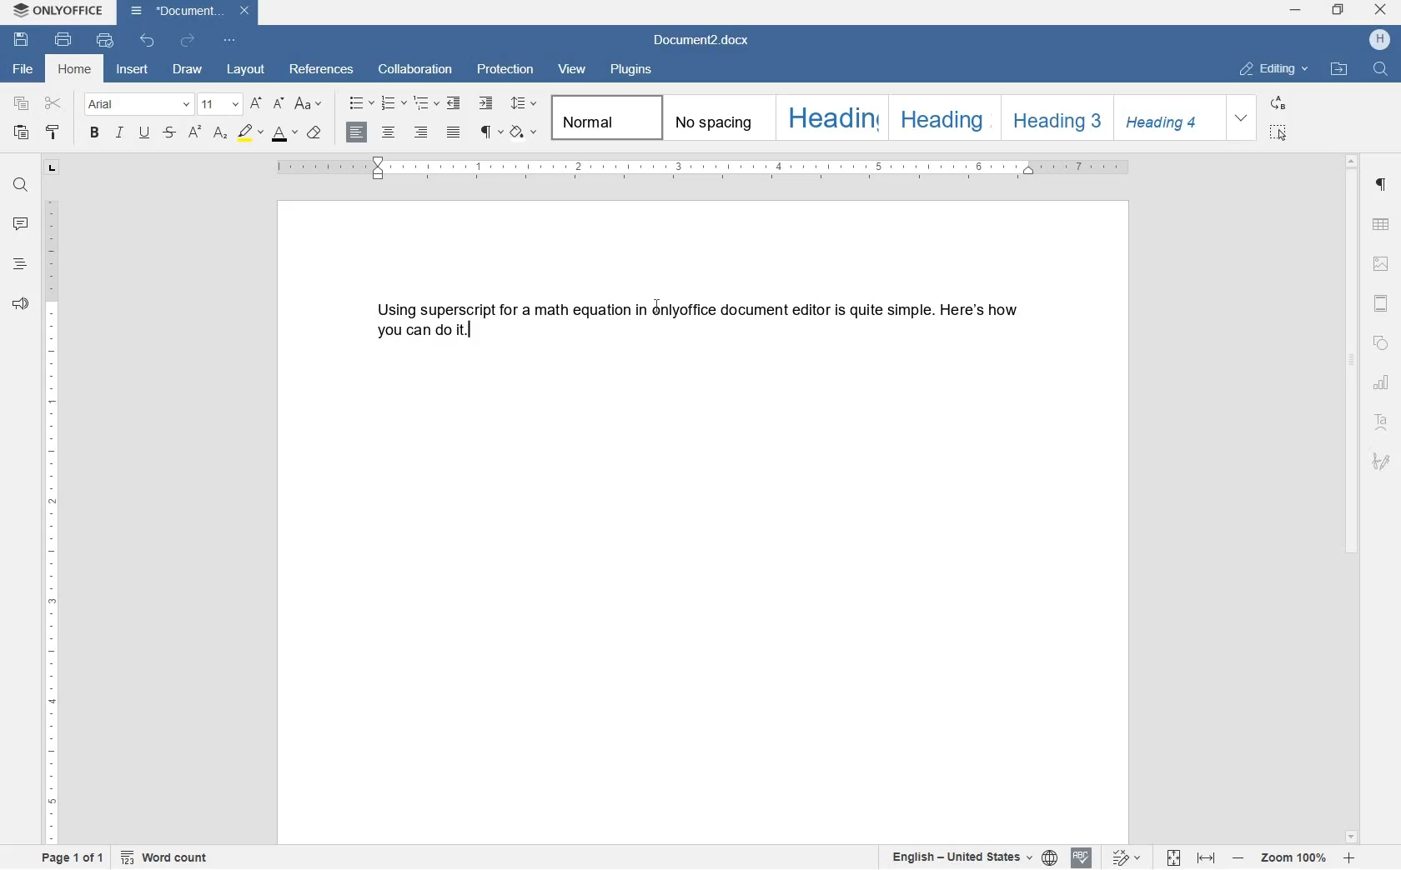 Image resolution: width=1401 pixels, height=870 pixels. I want to click on references, so click(322, 71).